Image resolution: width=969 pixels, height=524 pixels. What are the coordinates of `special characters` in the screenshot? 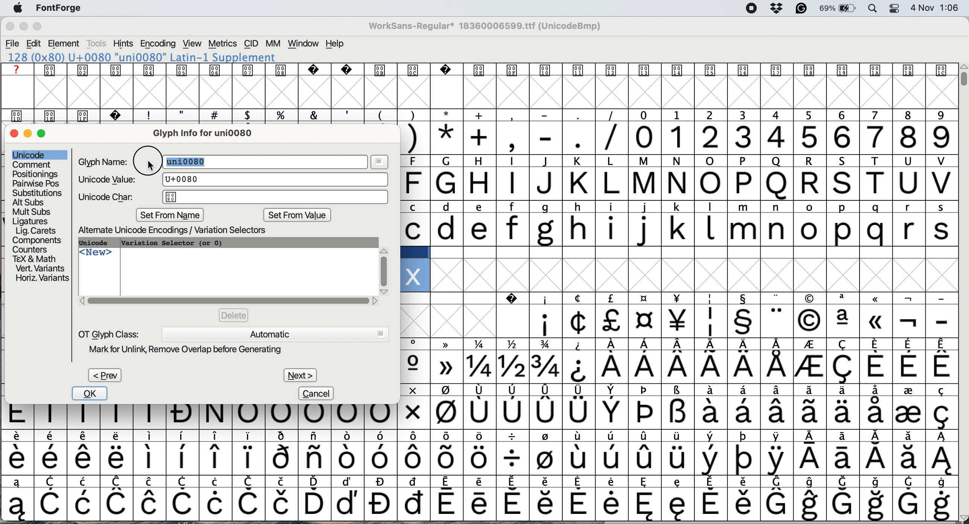 It's located at (479, 436).